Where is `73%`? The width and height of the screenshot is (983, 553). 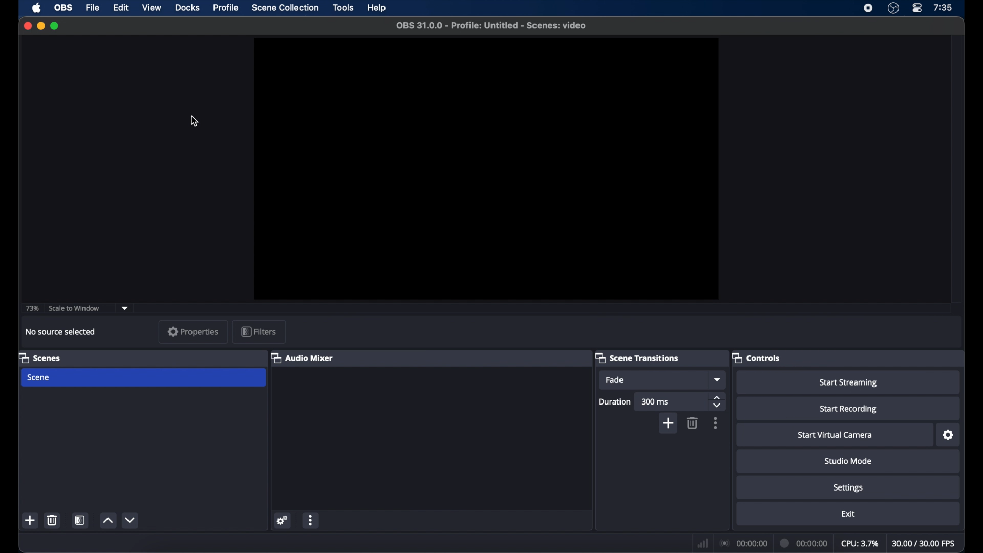
73% is located at coordinates (33, 309).